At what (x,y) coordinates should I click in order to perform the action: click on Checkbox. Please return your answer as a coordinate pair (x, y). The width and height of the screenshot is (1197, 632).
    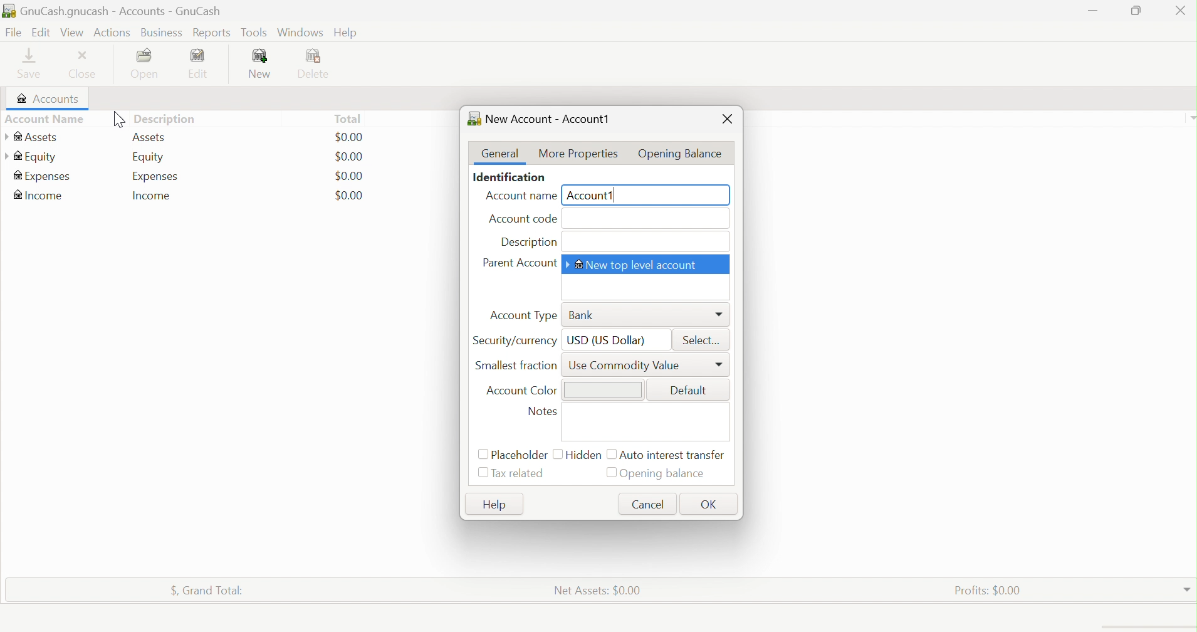
    Looking at the image, I should click on (611, 473).